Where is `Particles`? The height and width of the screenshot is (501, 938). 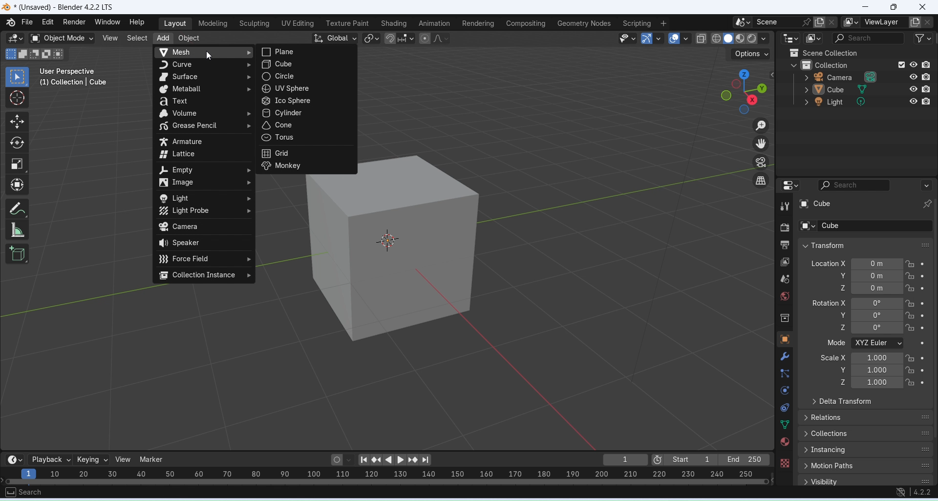
Particles is located at coordinates (785, 374).